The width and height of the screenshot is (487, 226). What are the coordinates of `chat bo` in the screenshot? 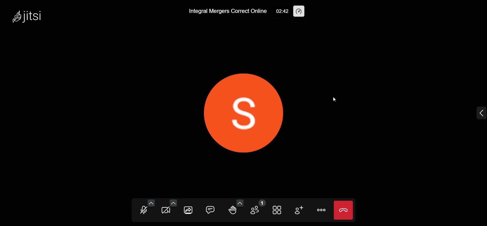 It's located at (211, 209).